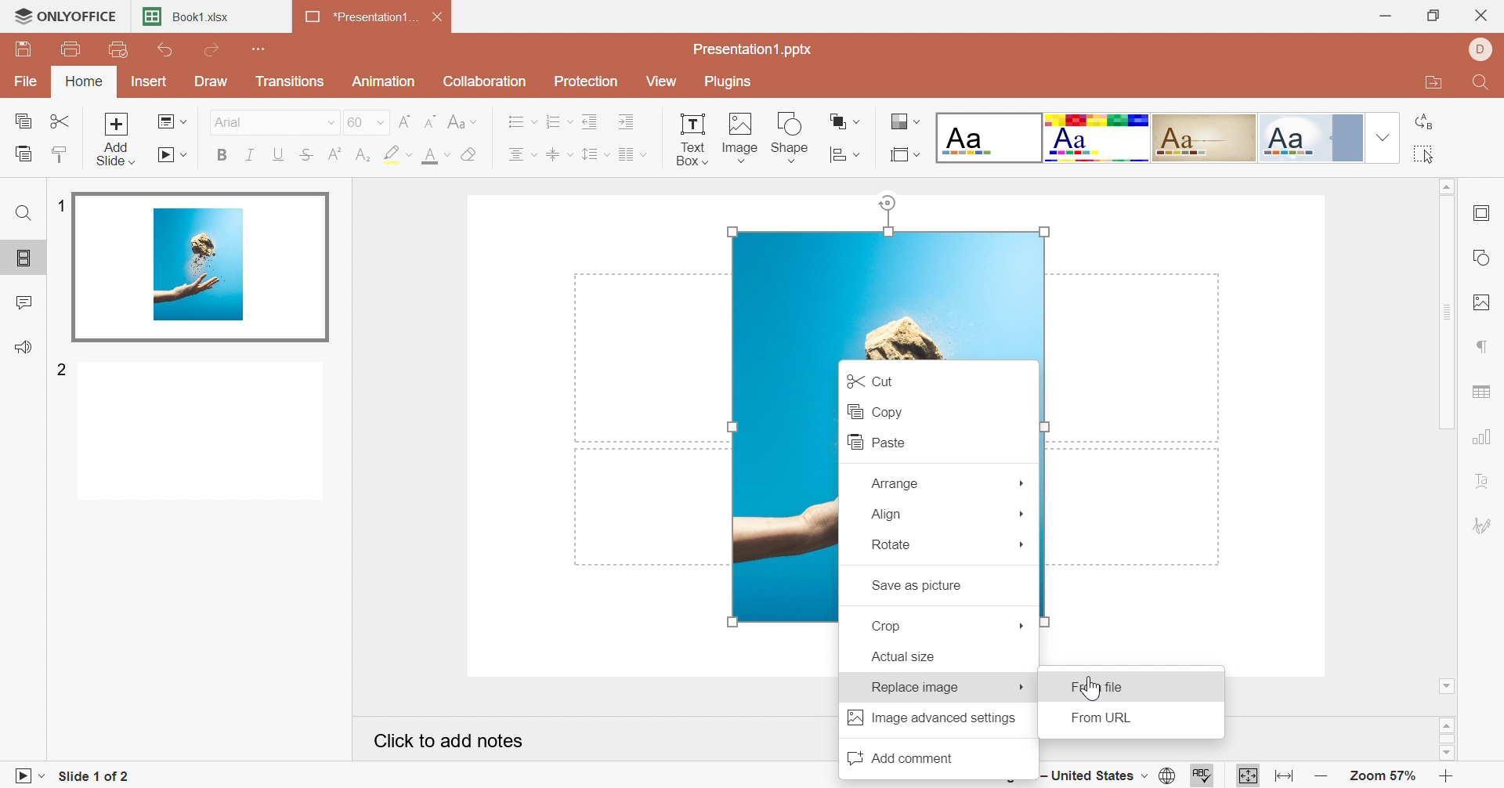 This screenshot has width=1504, height=788. I want to click on Scroll Bar, so click(1447, 312).